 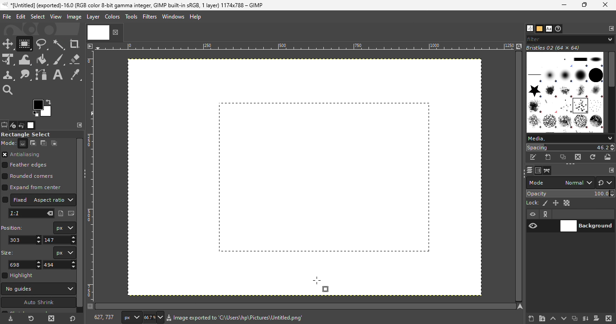 What do you see at coordinates (593, 157) in the screenshot?
I see `Refresh brushes` at bounding box center [593, 157].